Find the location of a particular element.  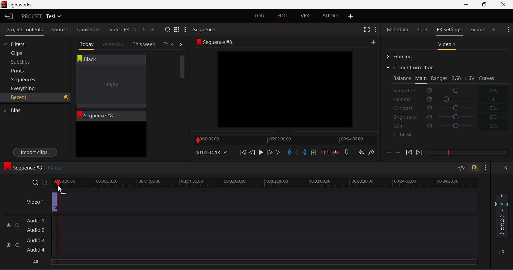

Colour Correction is located at coordinates (410, 67).